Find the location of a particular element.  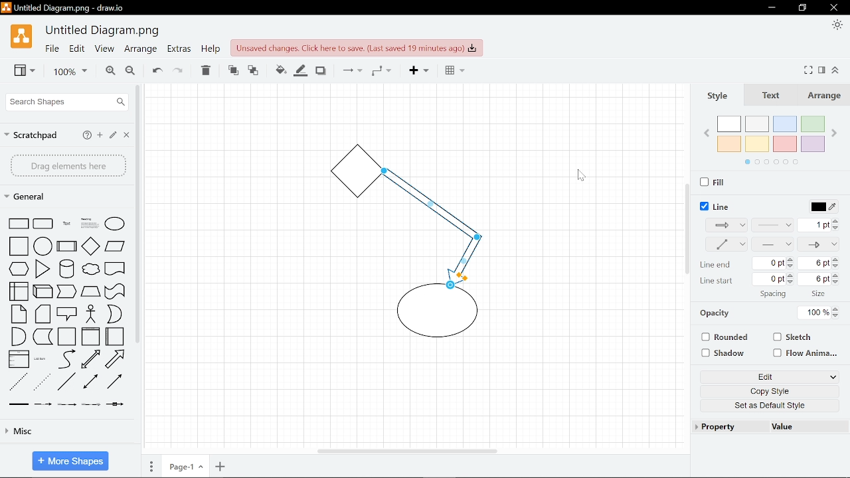

shape is located at coordinates (43, 224).